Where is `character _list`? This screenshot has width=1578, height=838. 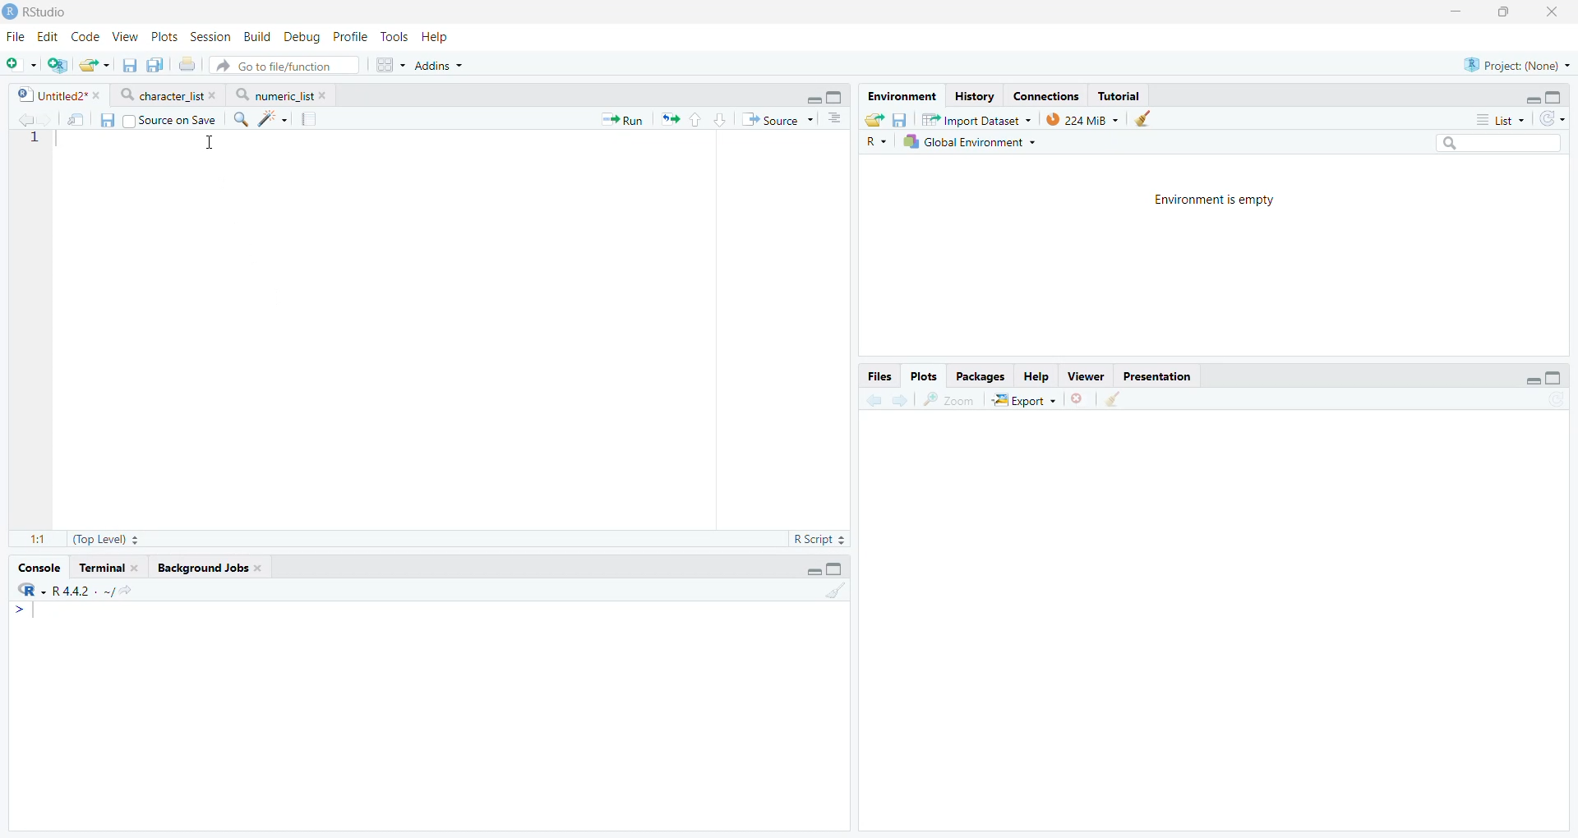 character _list is located at coordinates (166, 94).